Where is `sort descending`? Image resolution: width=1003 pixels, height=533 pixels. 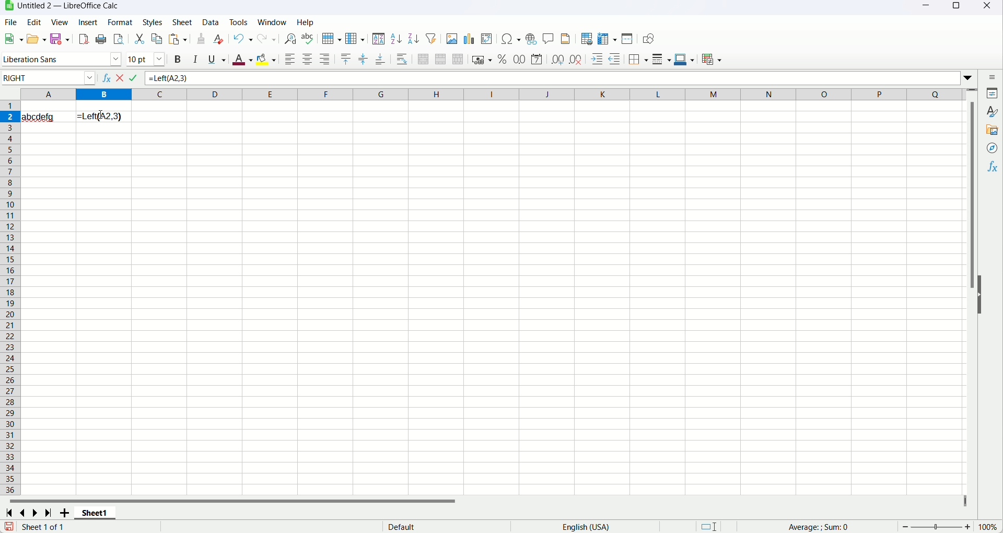
sort descending is located at coordinates (414, 39).